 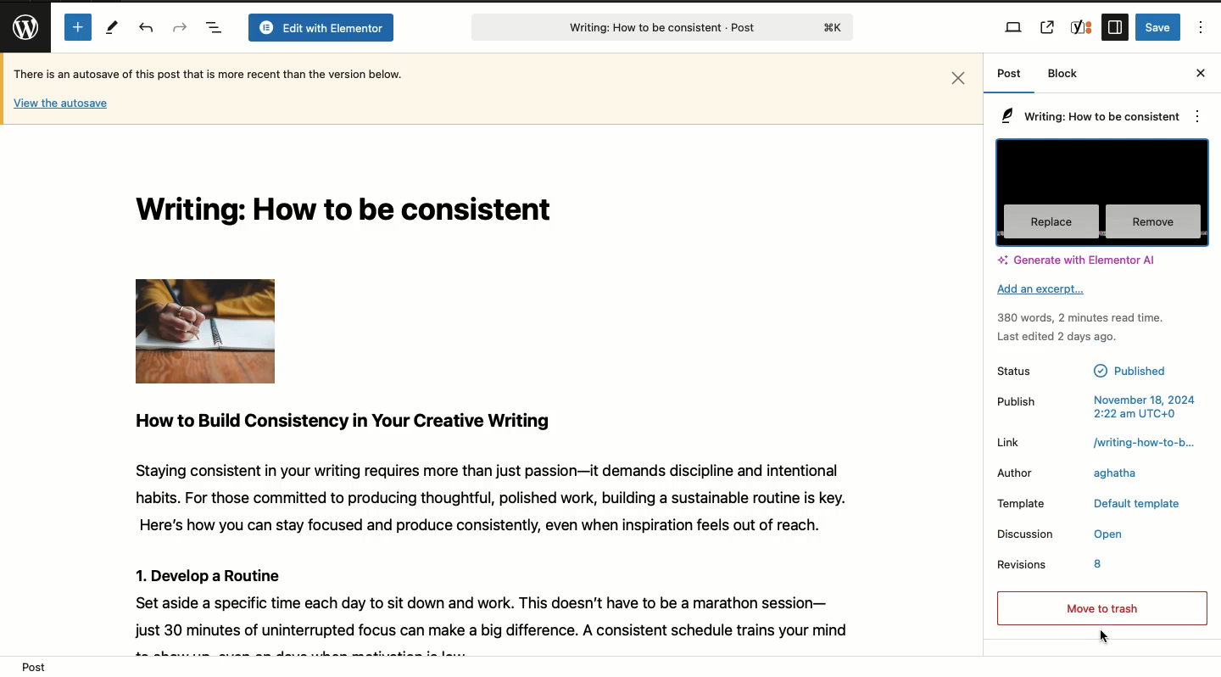 I want to click on Options, so click(x=1195, y=115).